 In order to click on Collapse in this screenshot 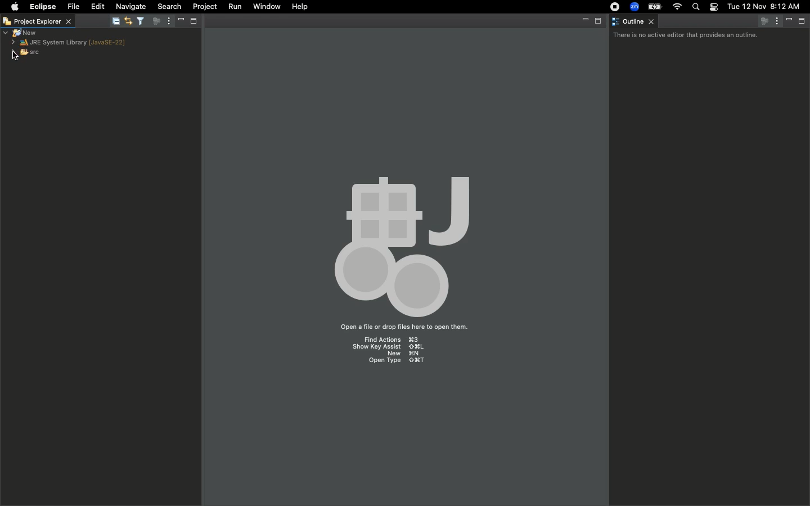, I will do `click(114, 21)`.